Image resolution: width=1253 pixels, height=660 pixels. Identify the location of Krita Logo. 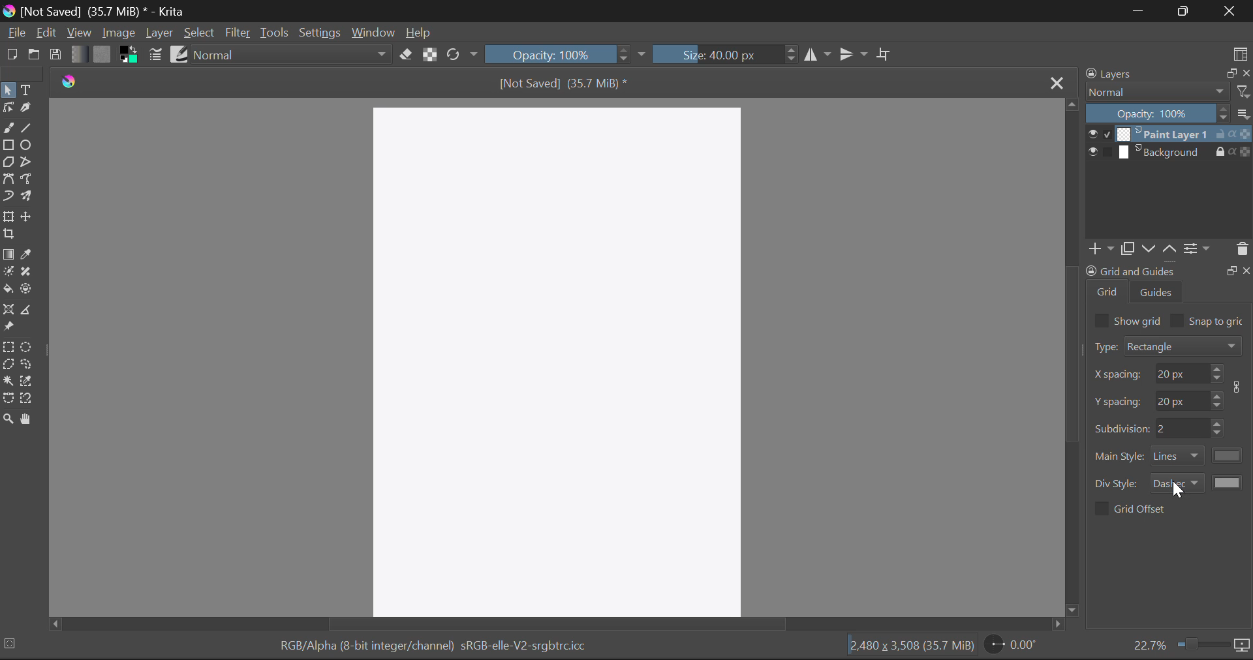
(70, 82).